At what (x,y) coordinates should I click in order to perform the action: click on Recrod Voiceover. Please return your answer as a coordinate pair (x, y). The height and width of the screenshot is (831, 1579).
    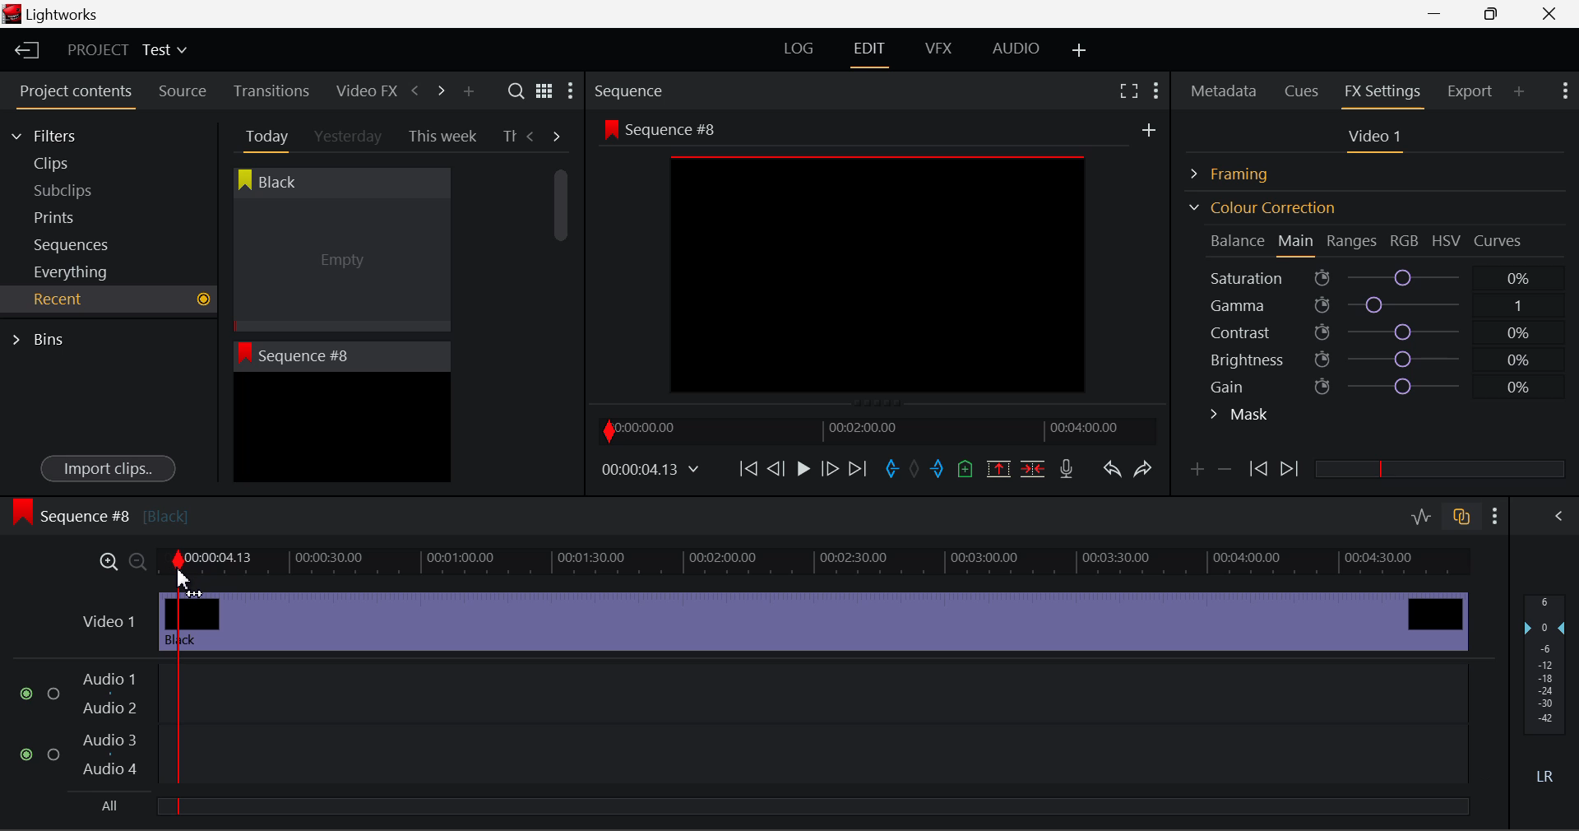
    Looking at the image, I should click on (1066, 468).